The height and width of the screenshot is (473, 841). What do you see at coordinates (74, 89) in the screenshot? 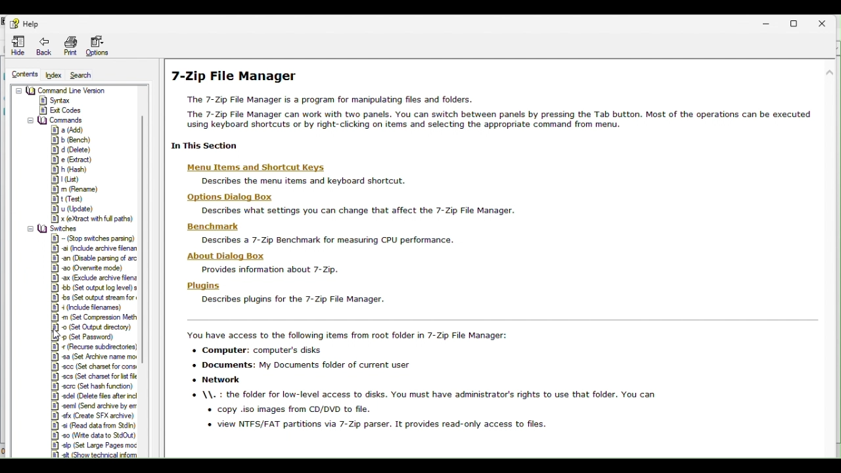
I see `7 zip start page` at bounding box center [74, 89].